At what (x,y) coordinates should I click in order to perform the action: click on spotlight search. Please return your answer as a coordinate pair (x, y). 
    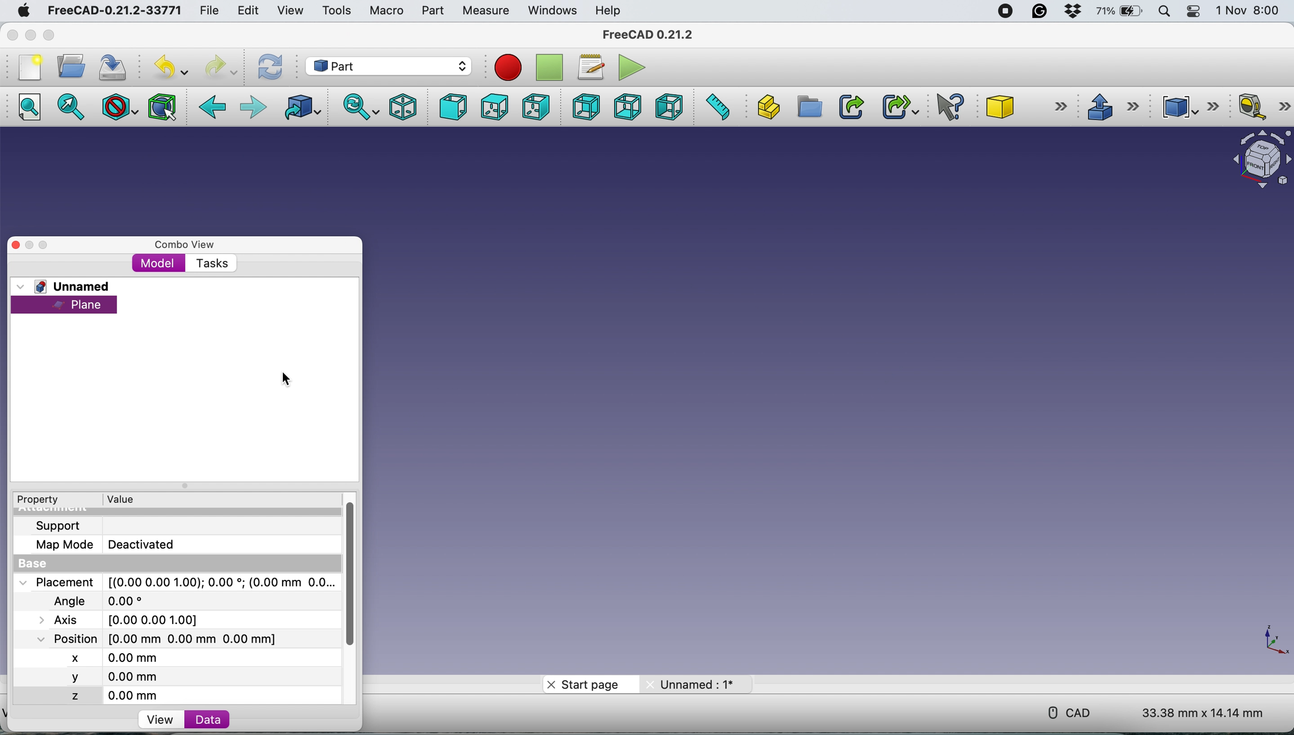
    Looking at the image, I should click on (1167, 11).